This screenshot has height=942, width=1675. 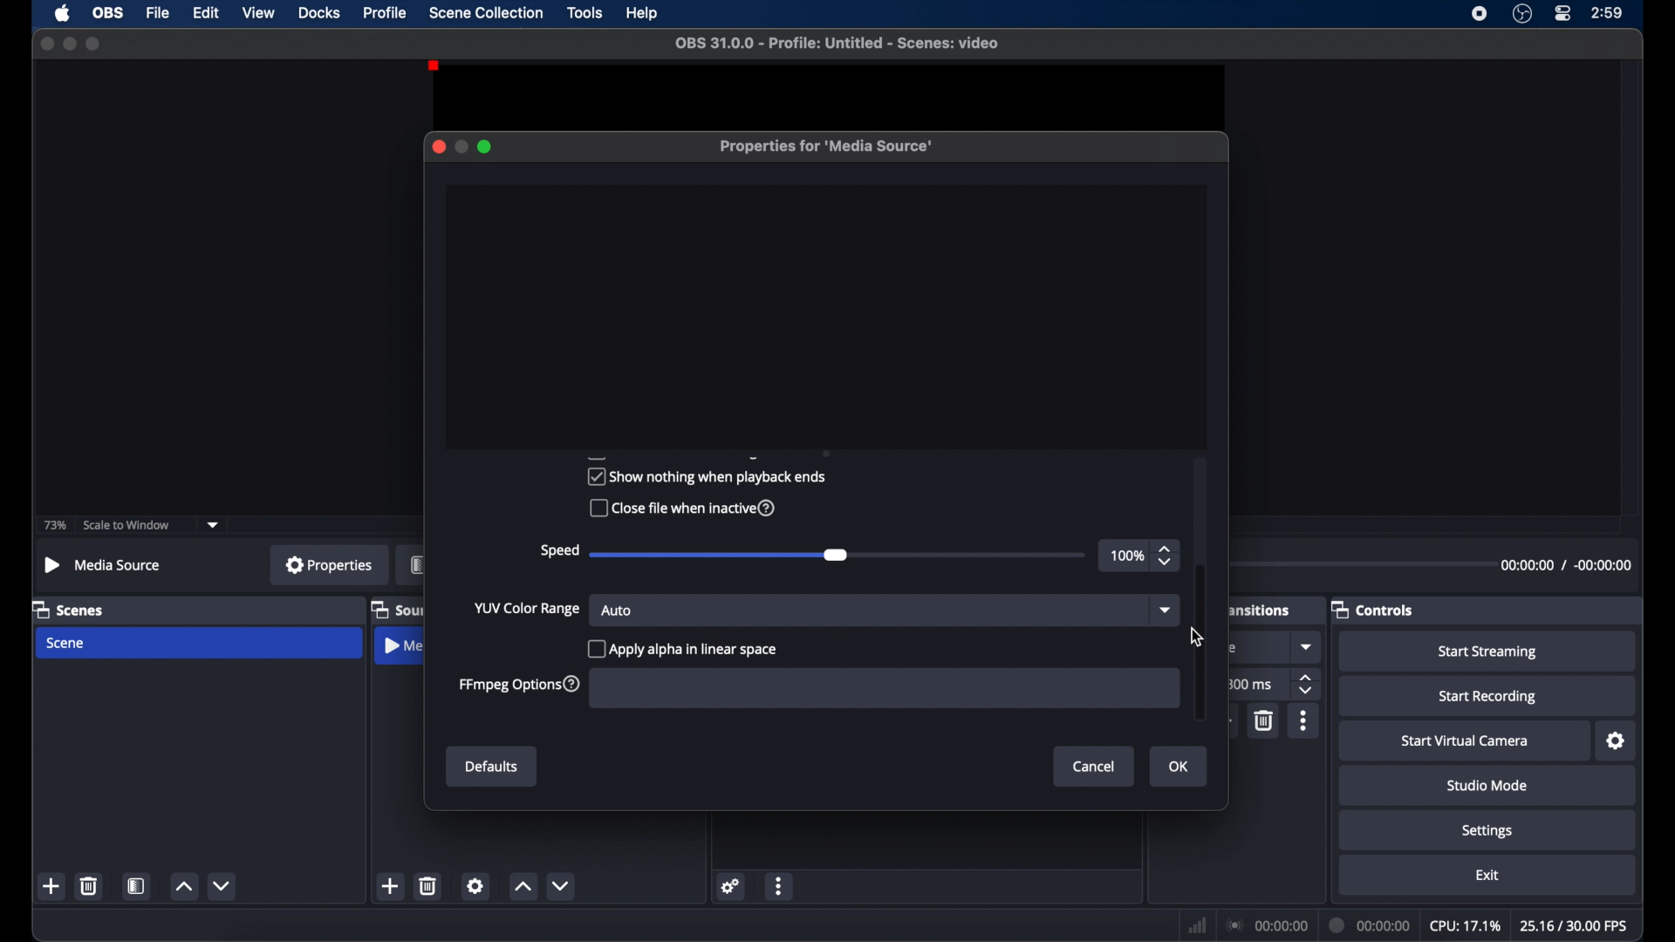 What do you see at coordinates (214, 525) in the screenshot?
I see `dropdown` at bounding box center [214, 525].